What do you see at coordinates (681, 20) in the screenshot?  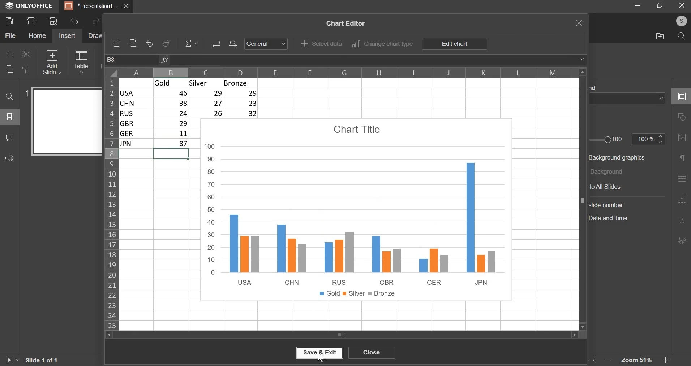 I see `profile` at bounding box center [681, 20].